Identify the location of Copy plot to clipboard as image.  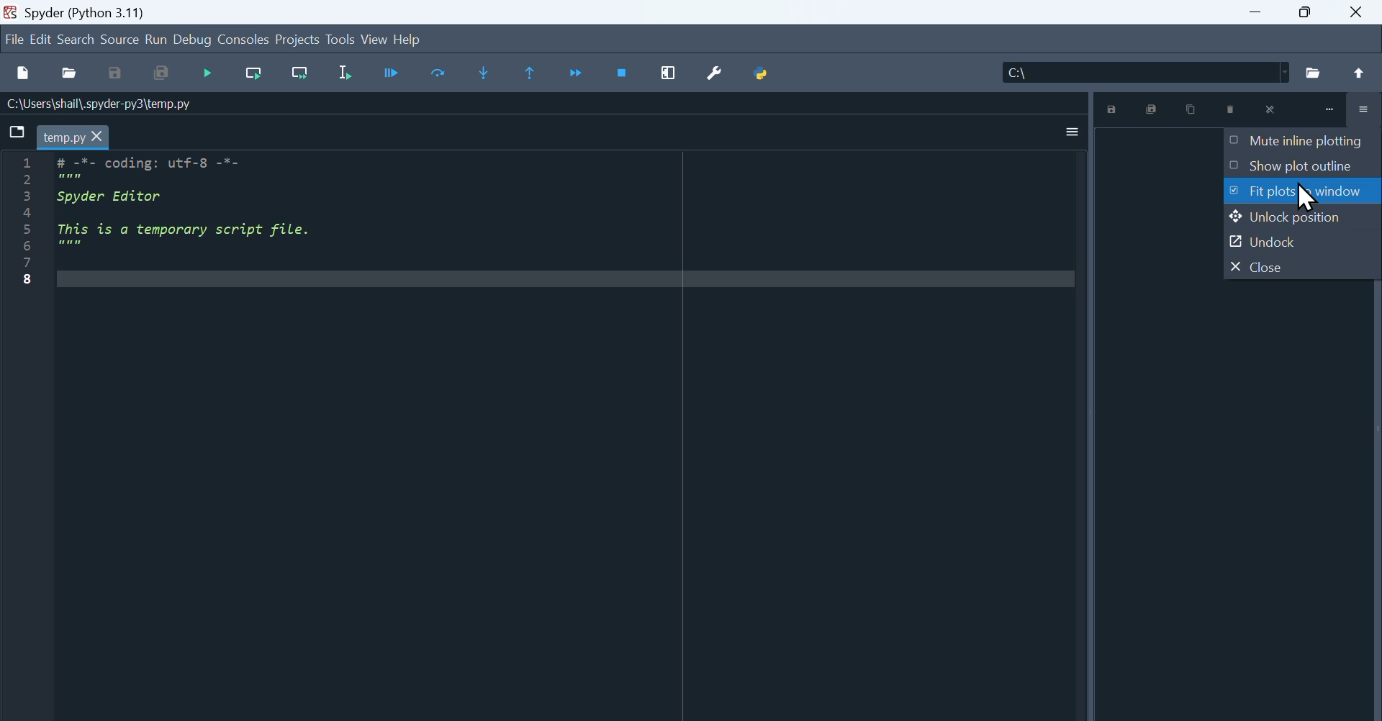
(1188, 109).